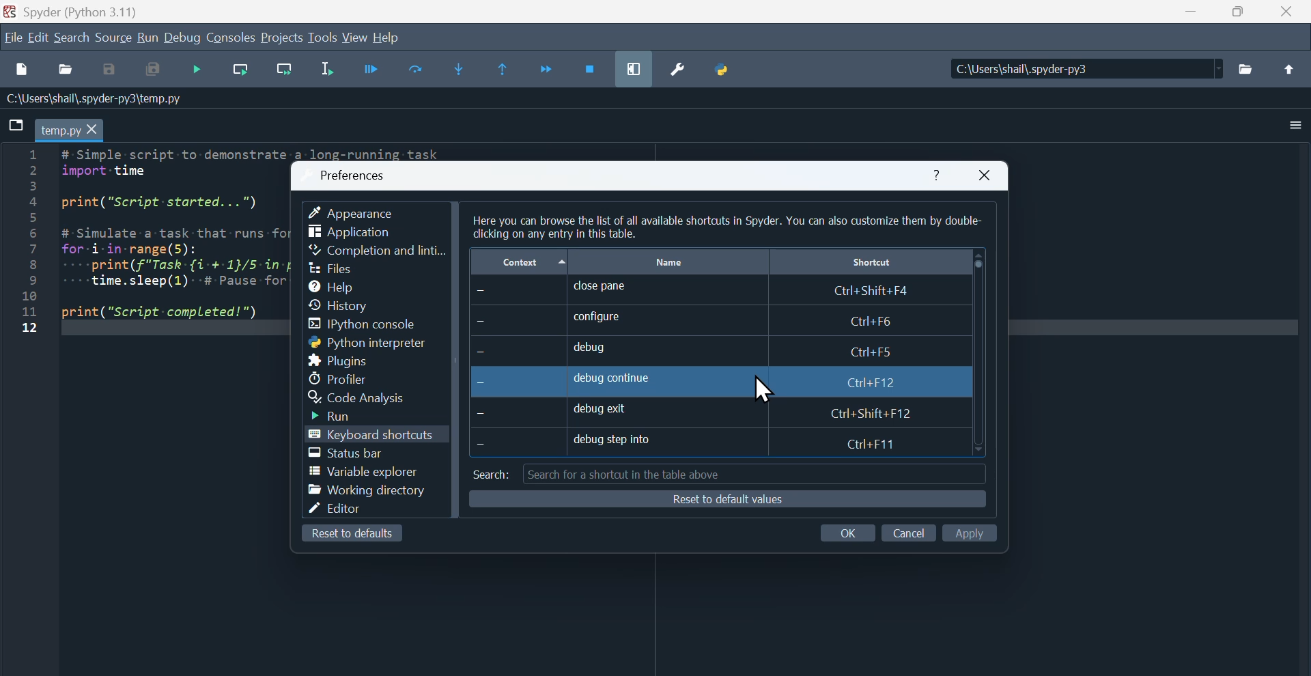 This screenshot has height=676, width=1311. I want to click on History, so click(350, 304).